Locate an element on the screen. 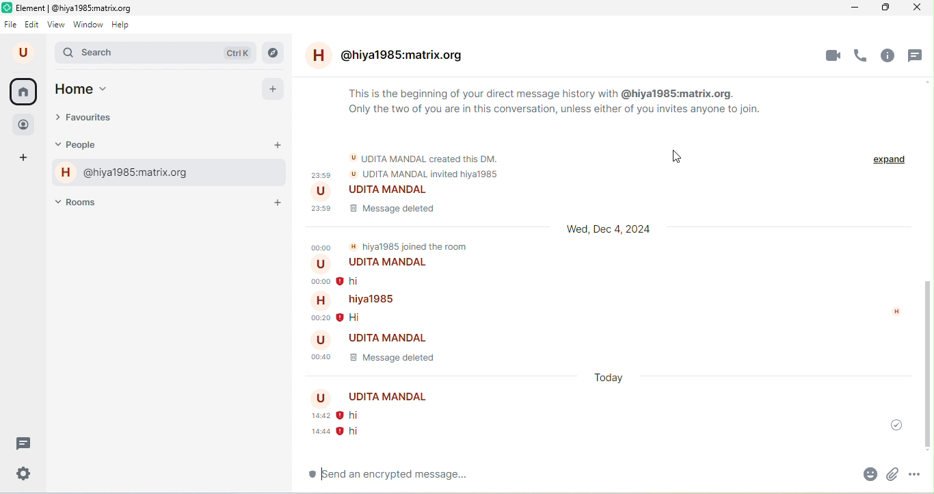 The height and width of the screenshot is (494, 934). hi is located at coordinates (352, 432).